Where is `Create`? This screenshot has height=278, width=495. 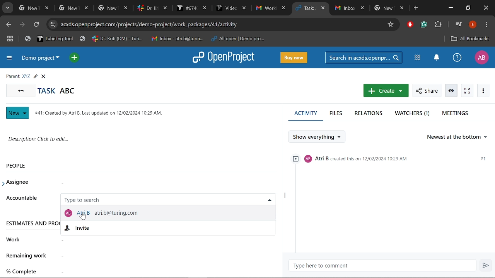 Create is located at coordinates (386, 91).